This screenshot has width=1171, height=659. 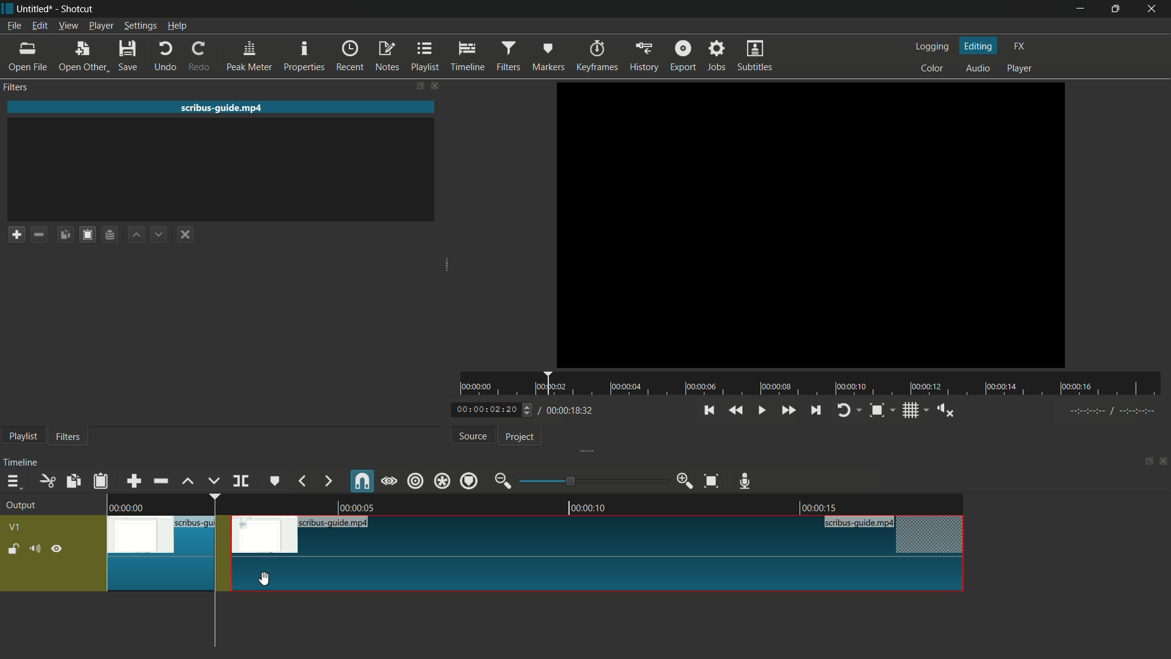 What do you see at coordinates (67, 436) in the screenshot?
I see `filters` at bounding box center [67, 436].